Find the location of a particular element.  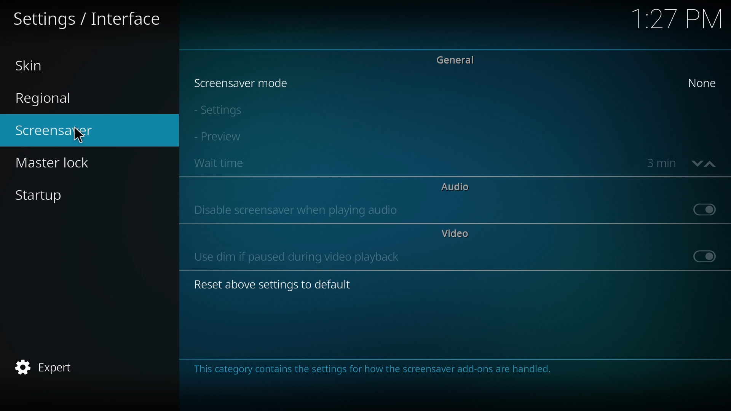

cursor is located at coordinates (79, 135).